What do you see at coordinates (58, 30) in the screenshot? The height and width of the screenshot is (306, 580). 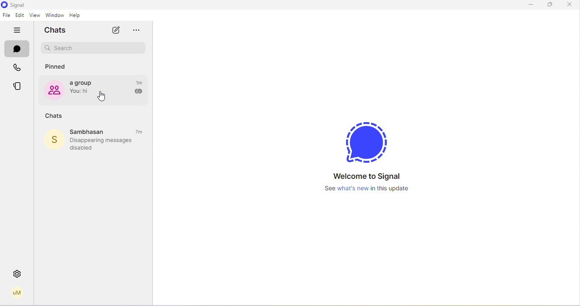 I see `chats` at bounding box center [58, 30].